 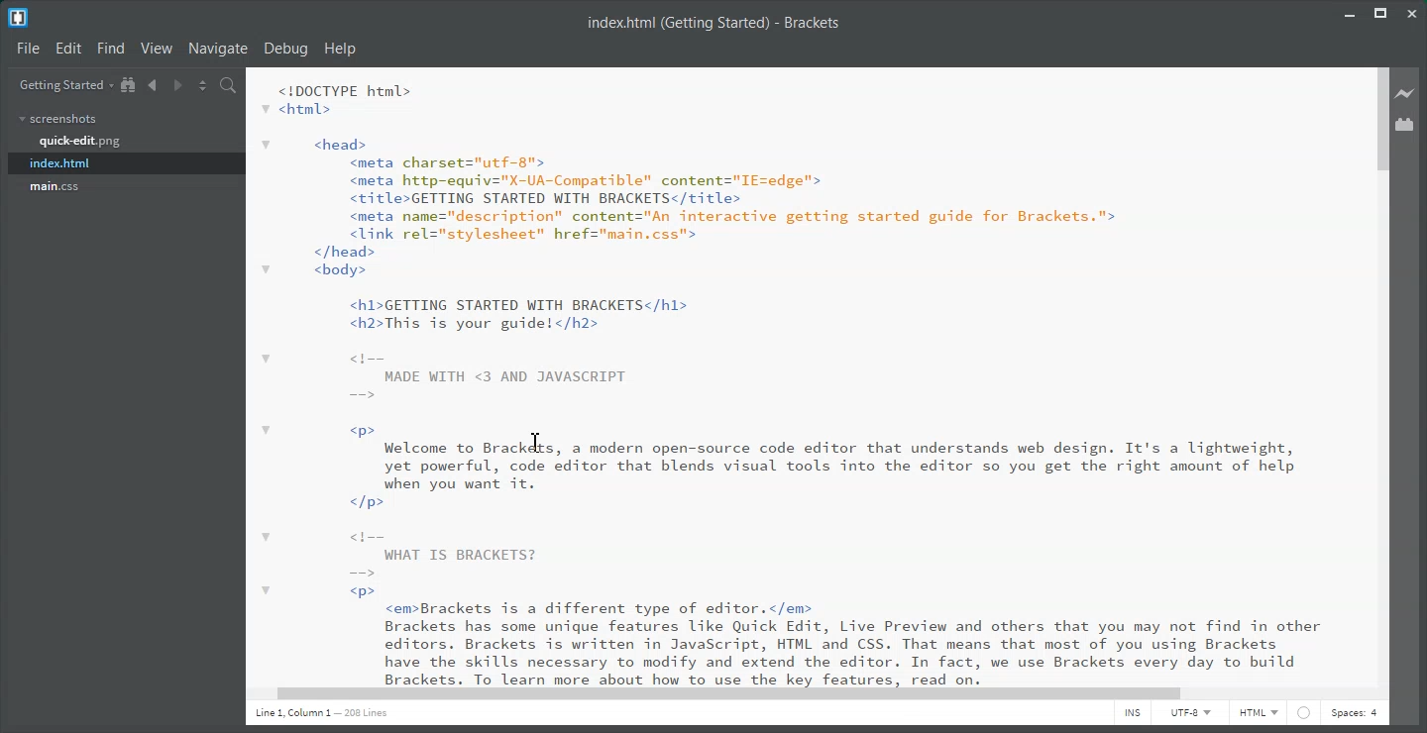 What do you see at coordinates (64, 85) in the screenshot?
I see `Getting Started` at bounding box center [64, 85].